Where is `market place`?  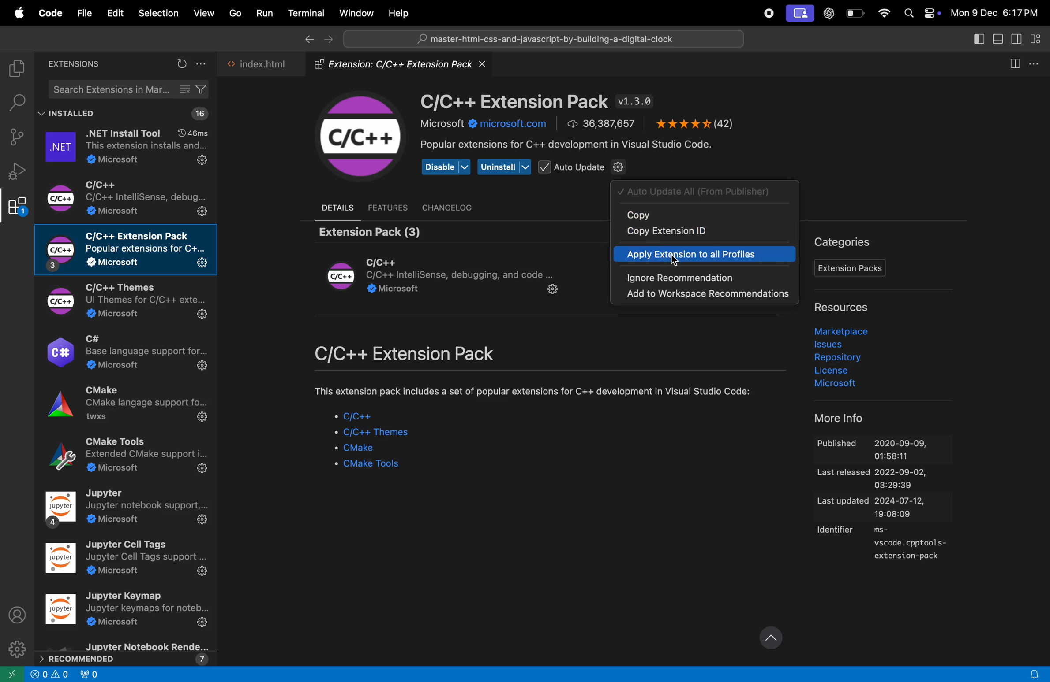
market place is located at coordinates (845, 331).